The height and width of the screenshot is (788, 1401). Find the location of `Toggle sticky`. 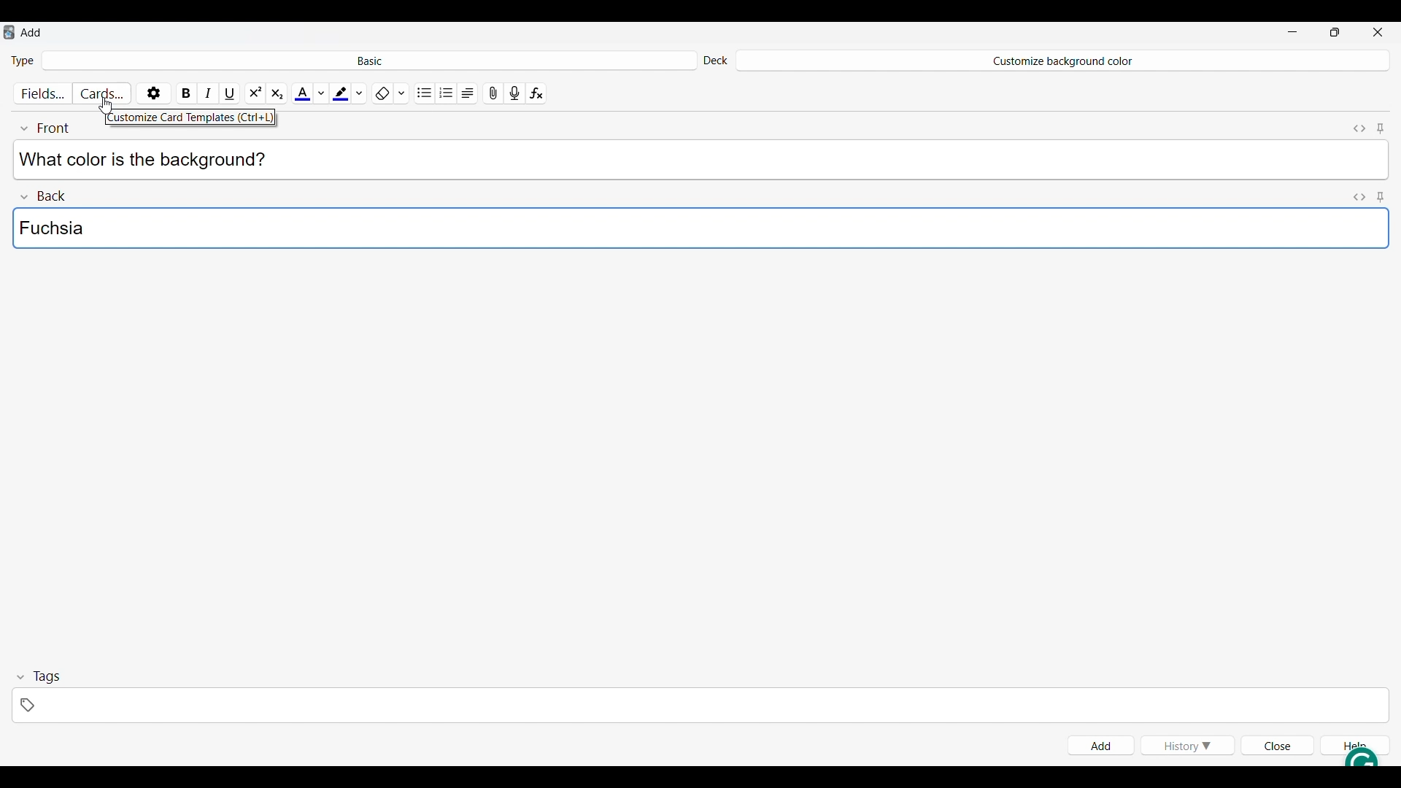

Toggle sticky is located at coordinates (1380, 196).